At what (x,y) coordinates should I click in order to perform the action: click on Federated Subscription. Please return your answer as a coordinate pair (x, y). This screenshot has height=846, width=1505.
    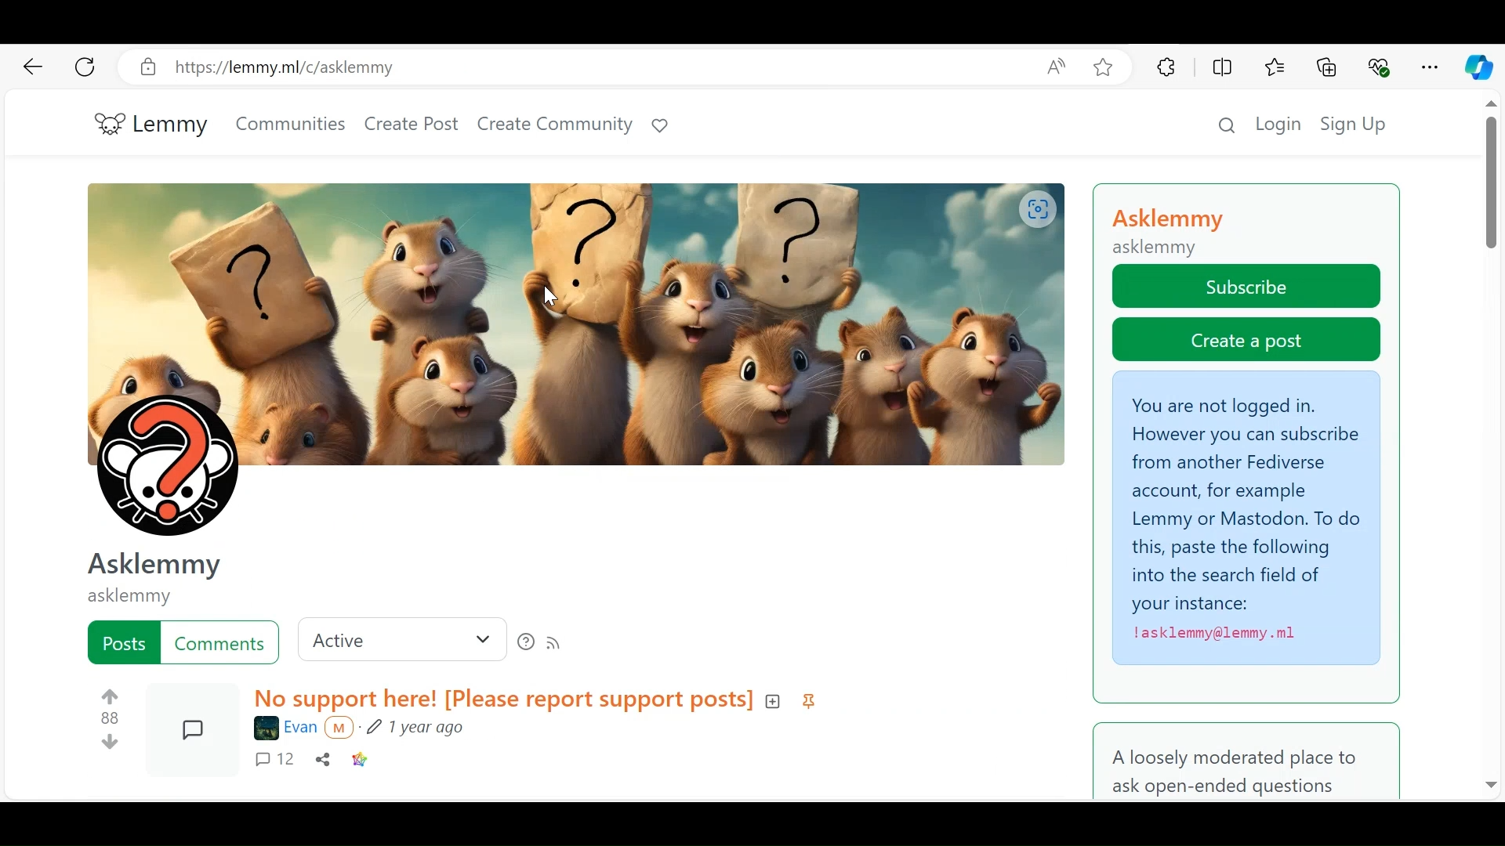
    Looking at the image, I should click on (1247, 519).